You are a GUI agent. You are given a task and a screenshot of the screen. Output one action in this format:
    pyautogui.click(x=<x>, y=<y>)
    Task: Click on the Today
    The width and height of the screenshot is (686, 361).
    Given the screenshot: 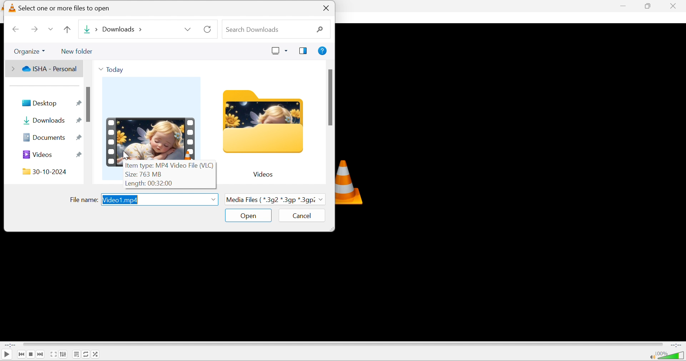 What is the action you would take?
    pyautogui.click(x=113, y=69)
    